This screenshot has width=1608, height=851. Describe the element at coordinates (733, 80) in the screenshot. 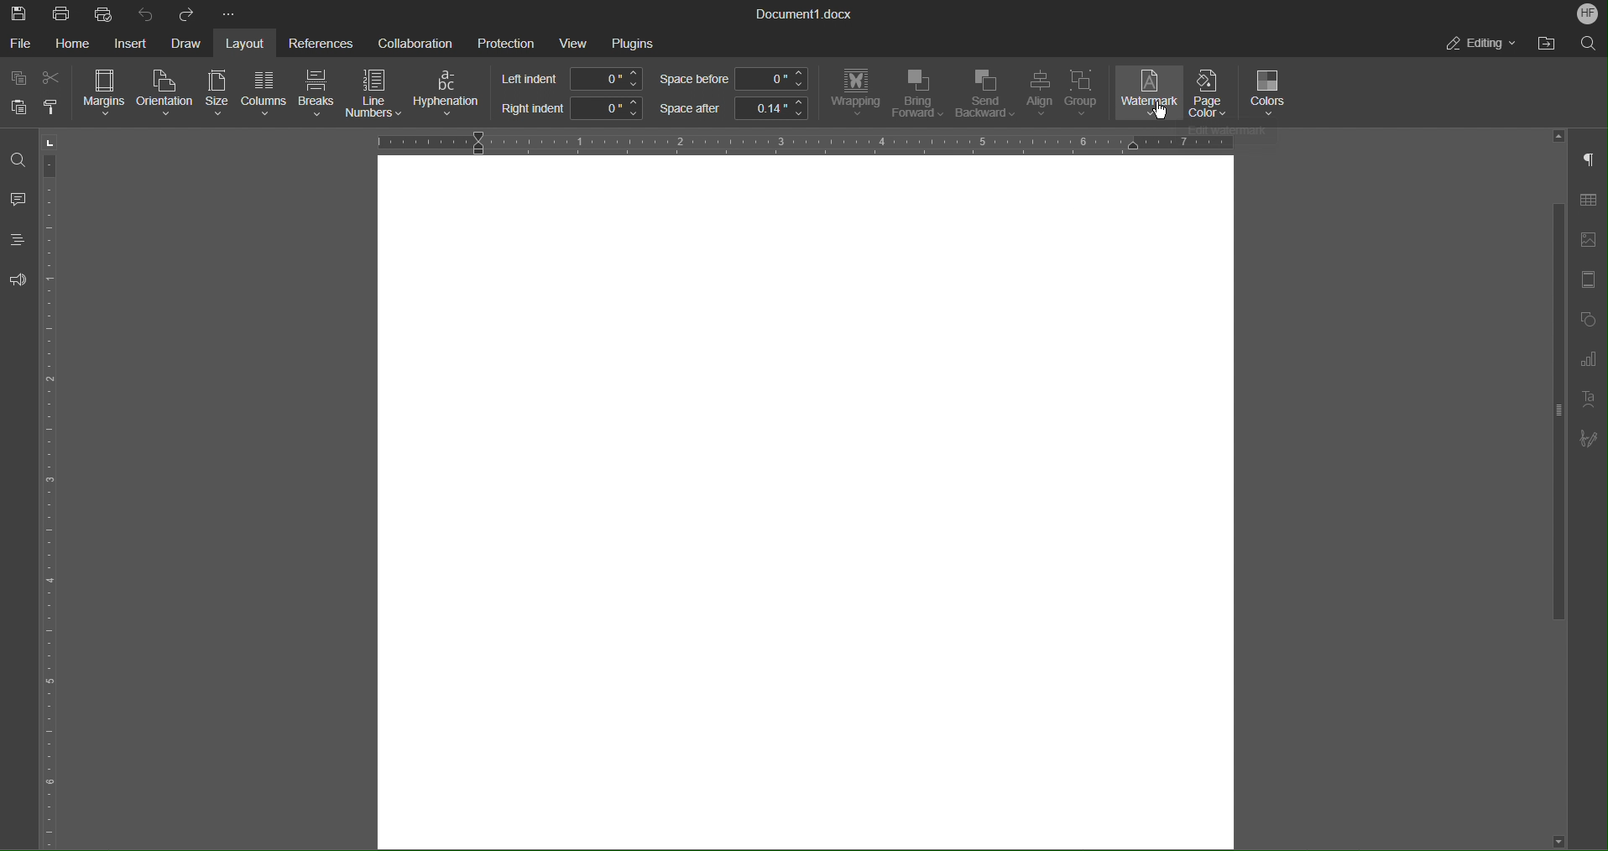

I see `Space before` at that location.